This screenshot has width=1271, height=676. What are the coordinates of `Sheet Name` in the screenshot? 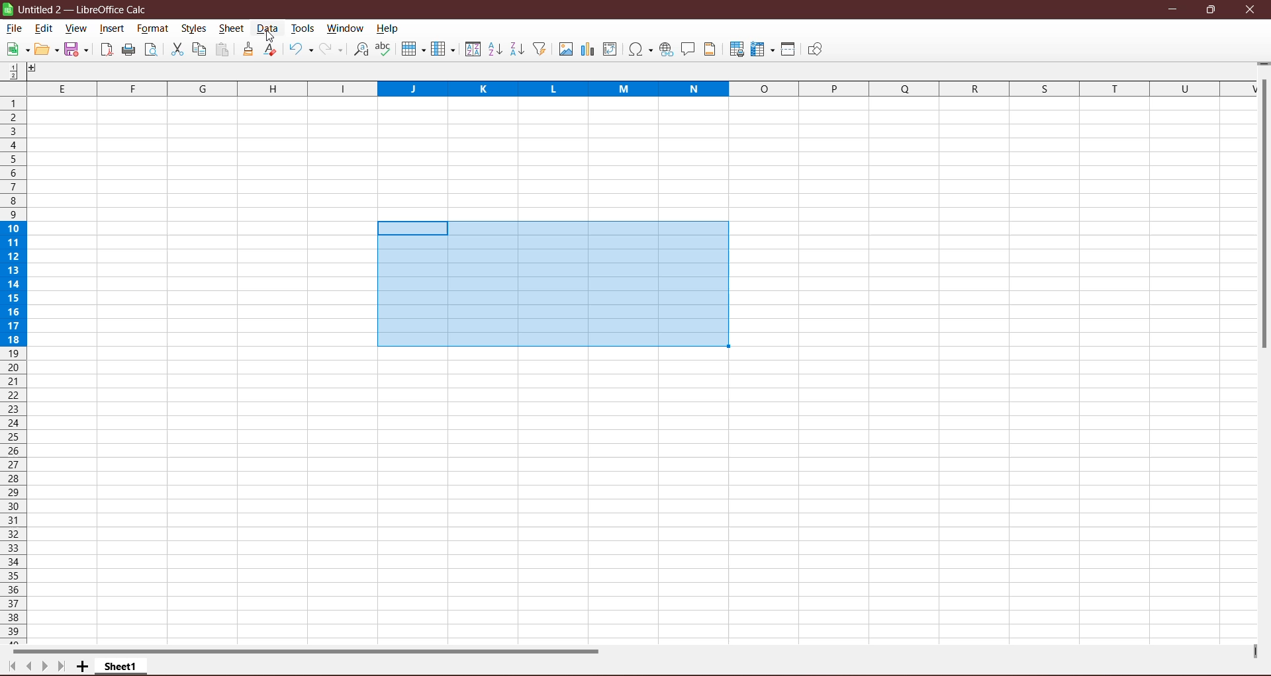 It's located at (122, 666).